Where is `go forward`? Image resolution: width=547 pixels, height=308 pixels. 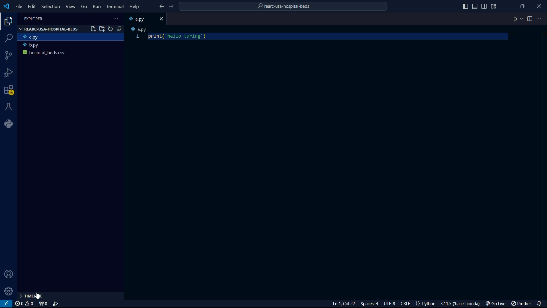 go forward is located at coordinates (171, 7).